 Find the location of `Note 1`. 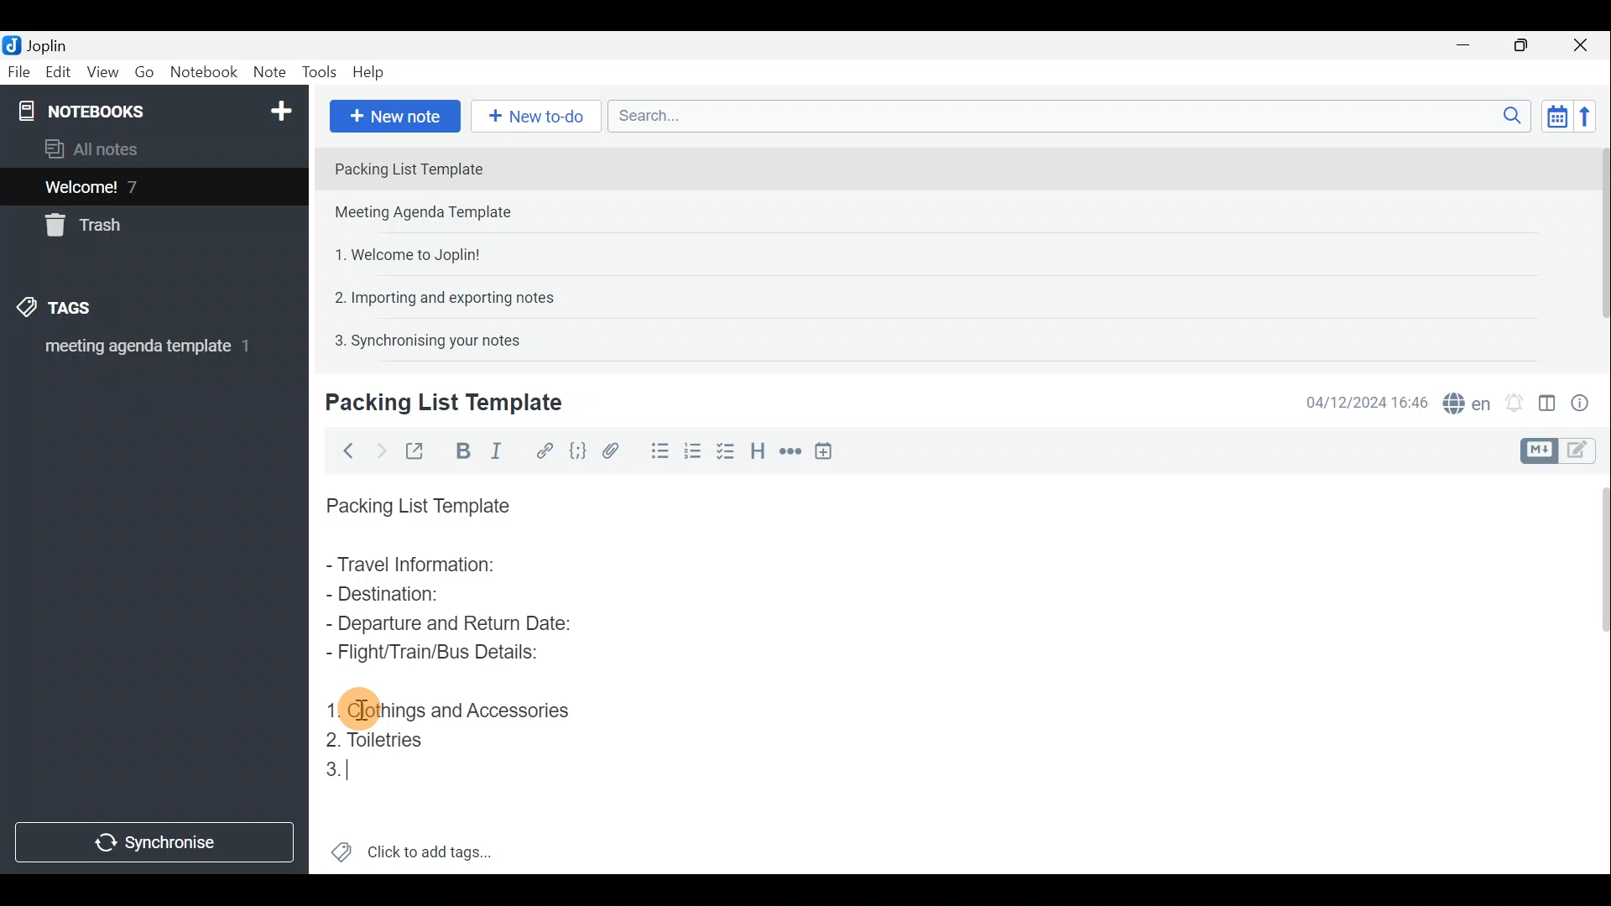

Note 1 is located at coordinates (469, 167).